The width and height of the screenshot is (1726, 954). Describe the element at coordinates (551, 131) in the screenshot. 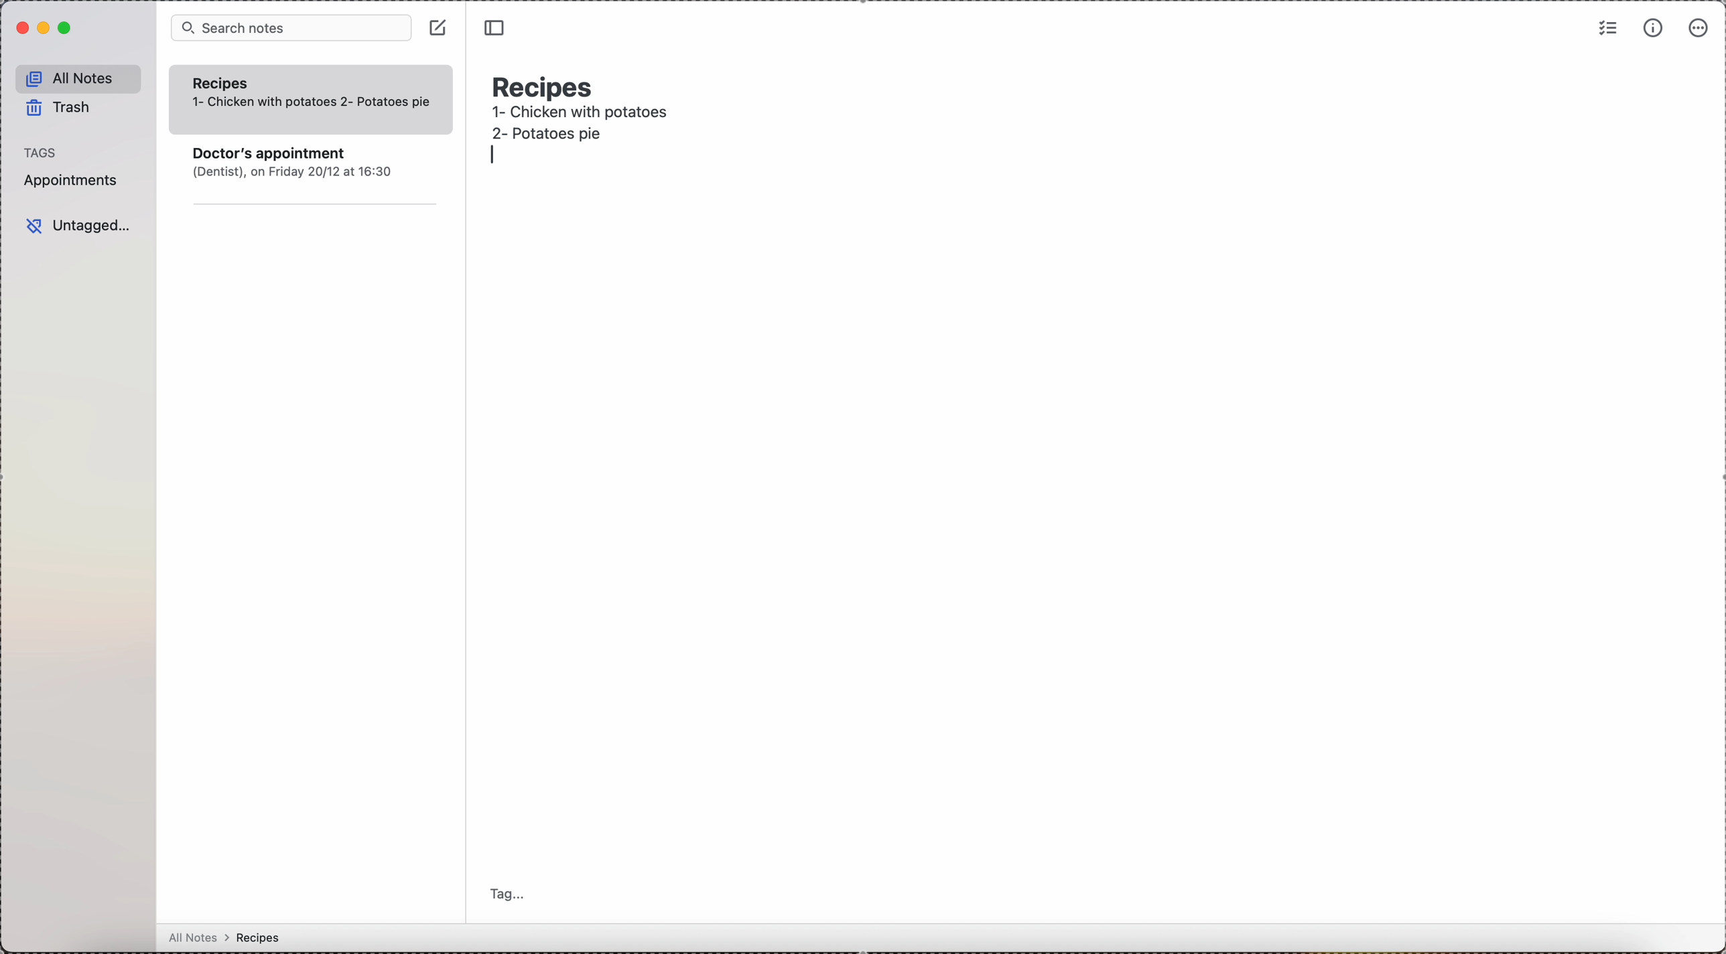

I see `second recipe` at that location.